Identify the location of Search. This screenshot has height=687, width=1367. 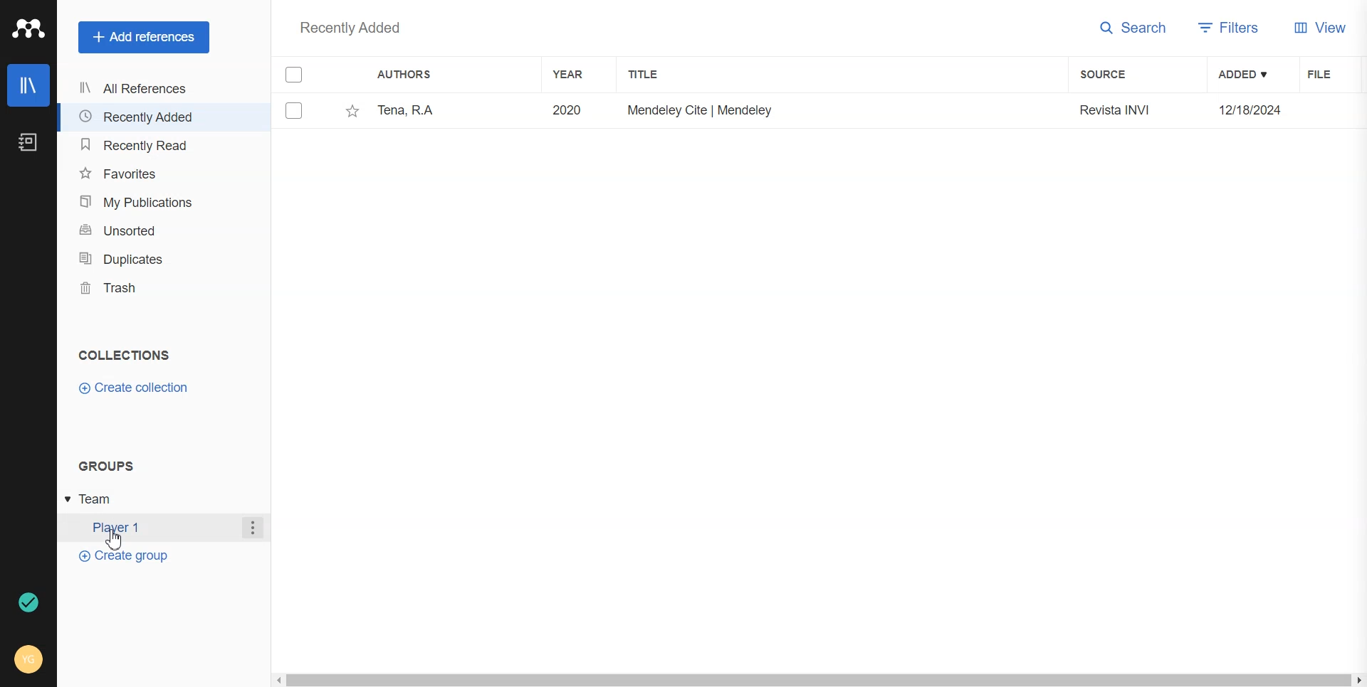
(1132, 28).